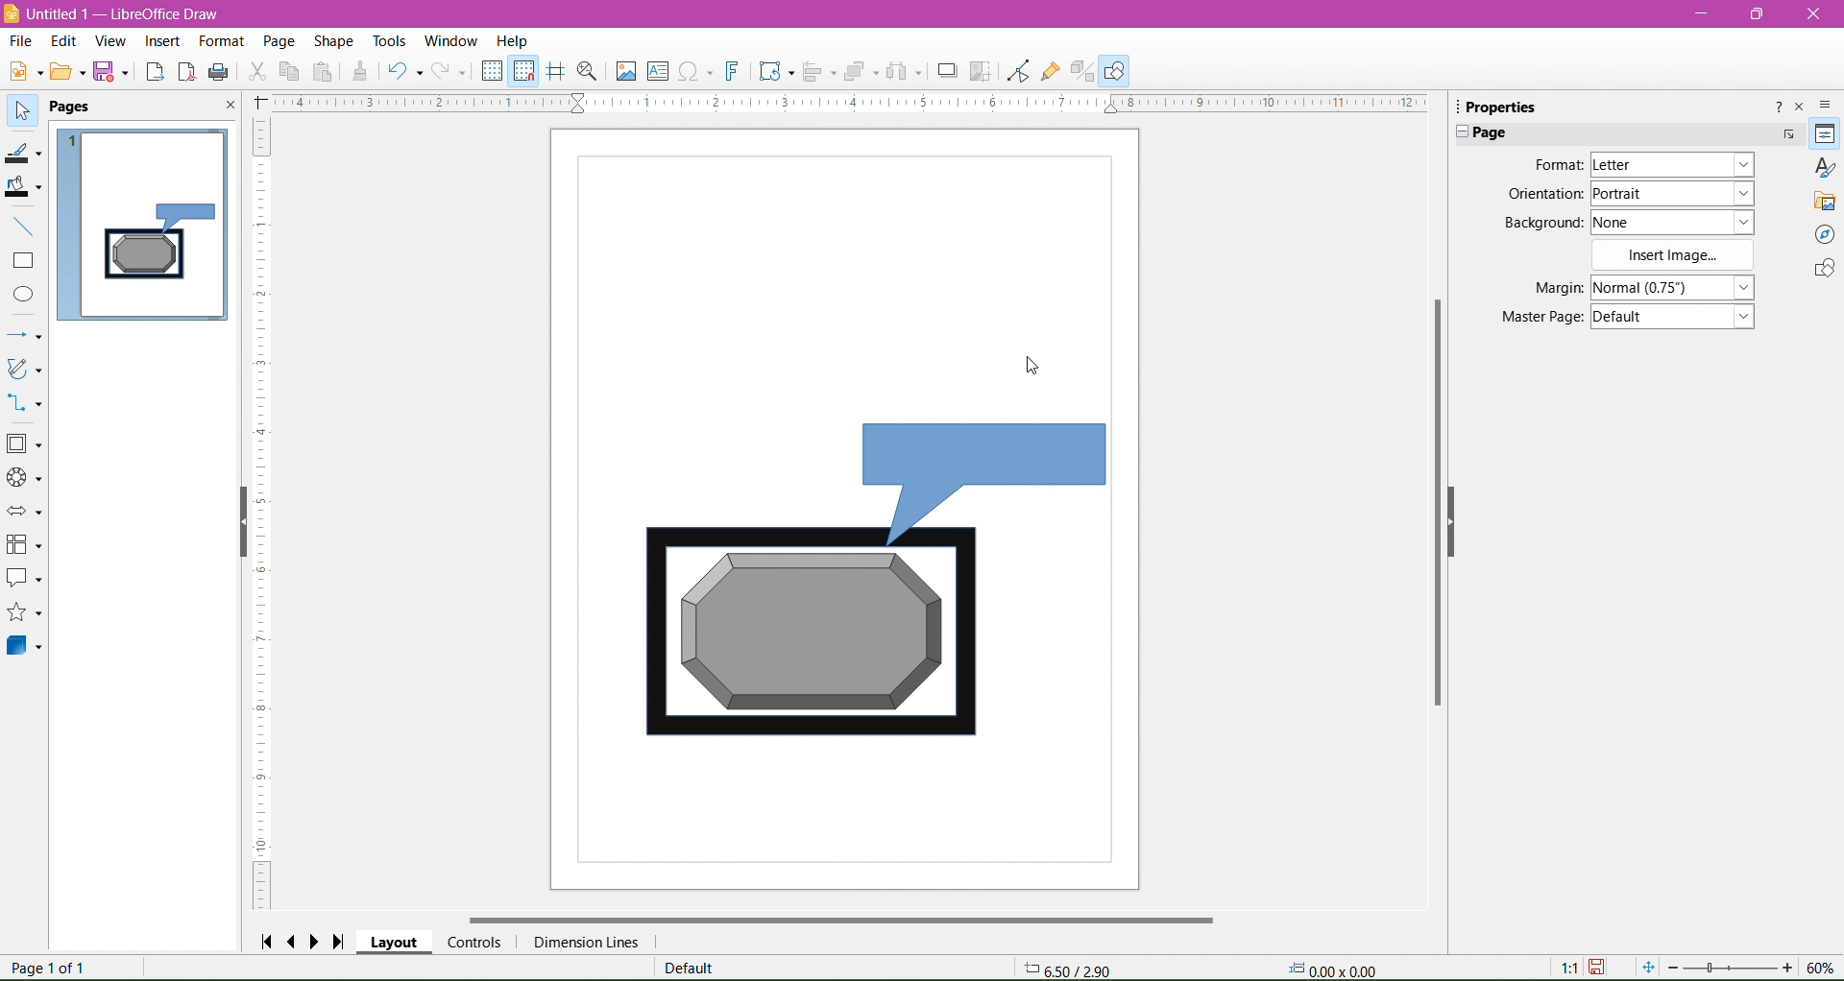  What do you see at coordinates (333, 40) in the screenshot?
I see `Shape` at bounding box center [333, 40].